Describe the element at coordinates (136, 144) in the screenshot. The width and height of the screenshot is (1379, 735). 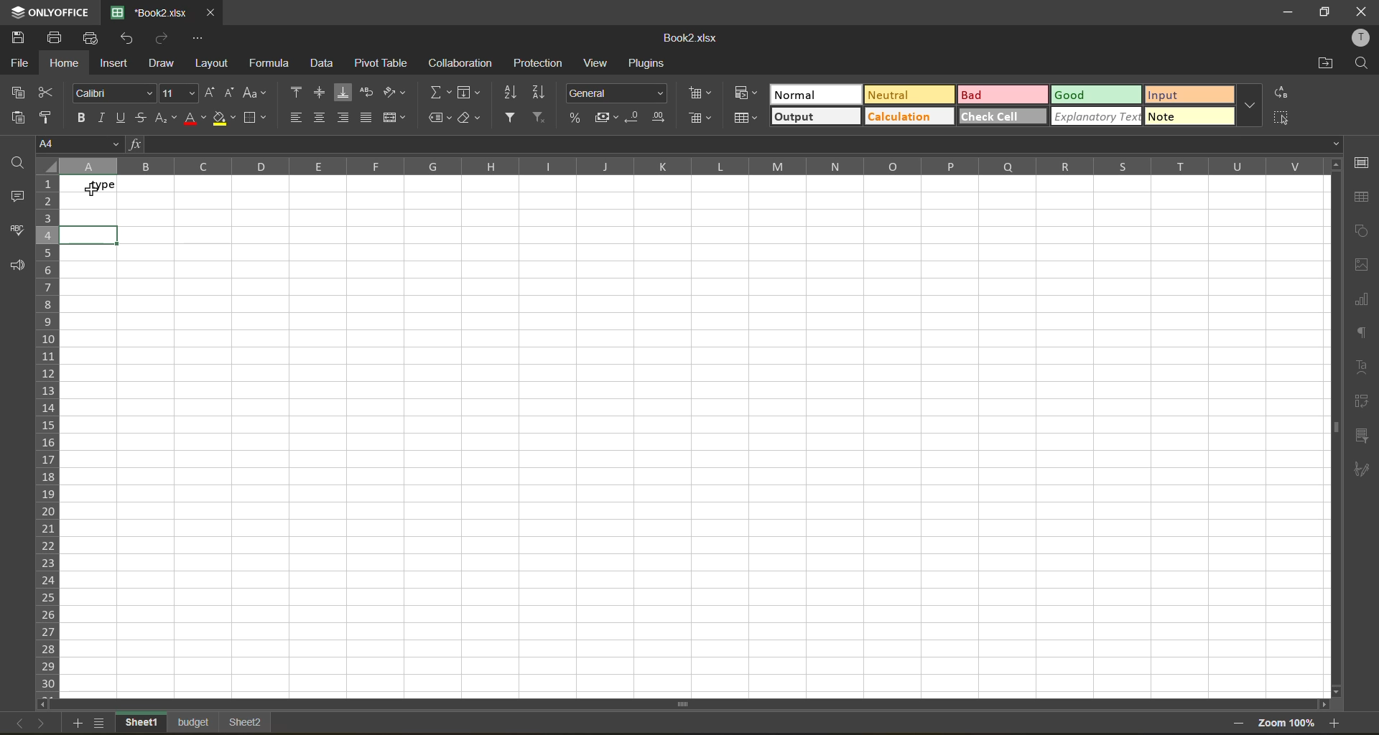
I see `fx` at that location.